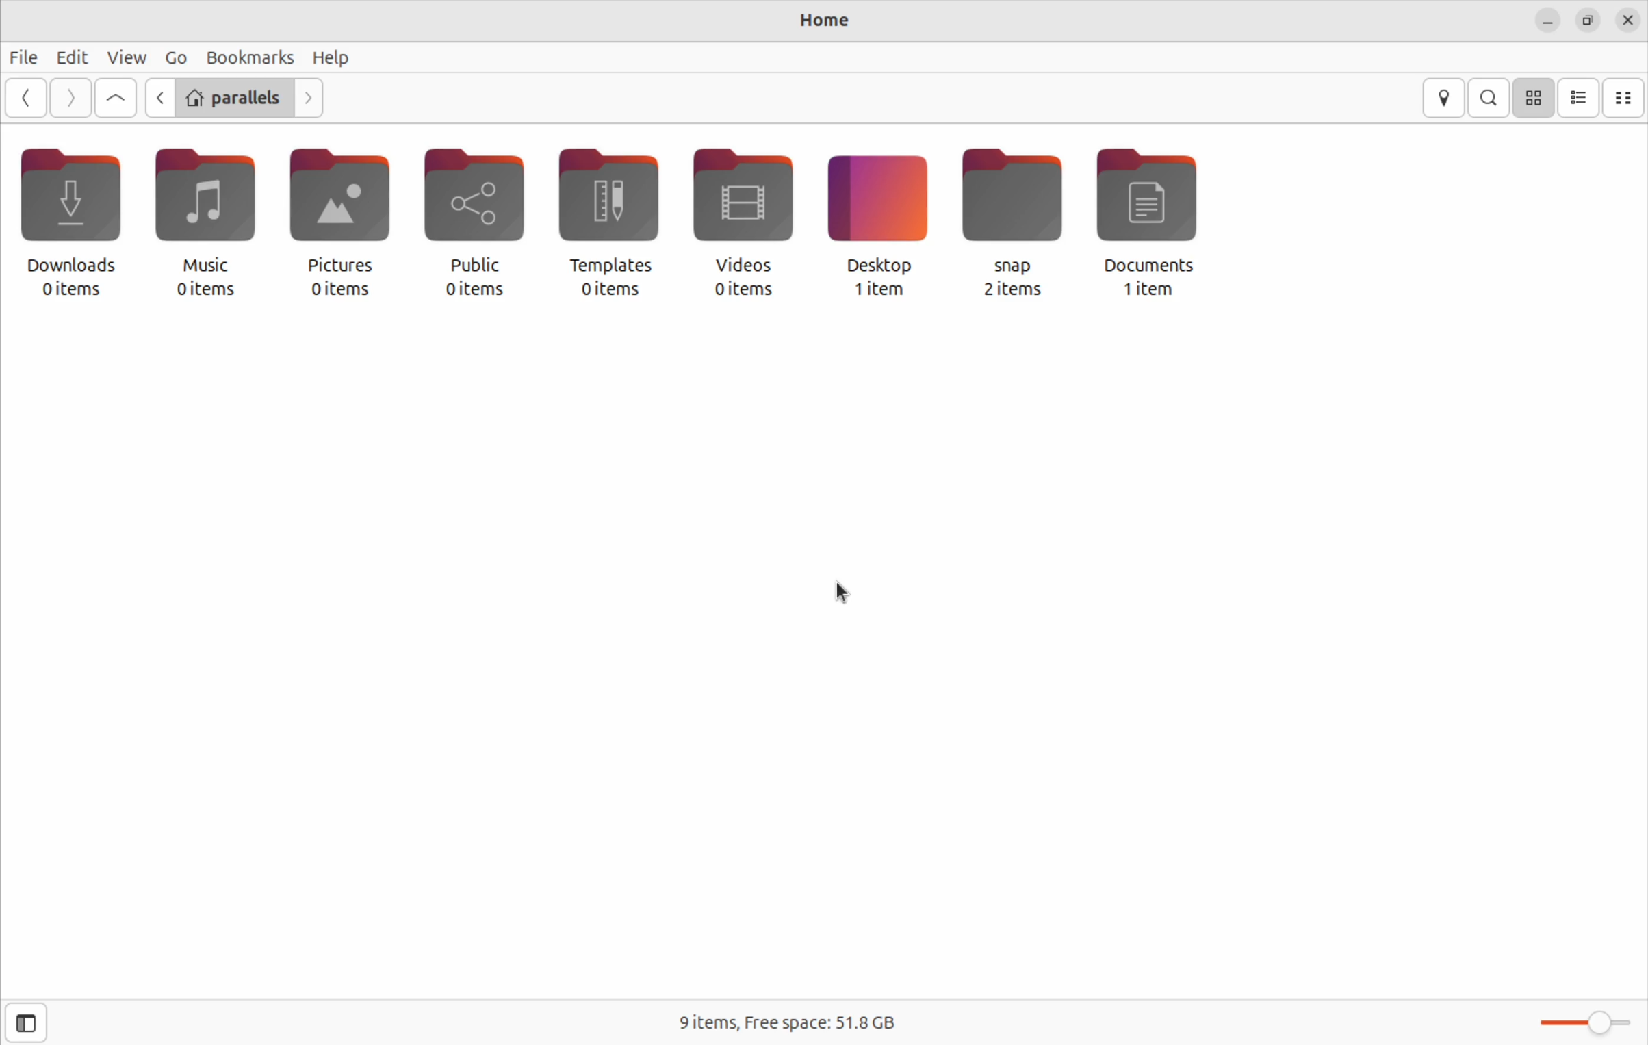  What do you see at coordinates (339, 289) in the screenshot?
I see `0 items` at bounding box center [339, 289].